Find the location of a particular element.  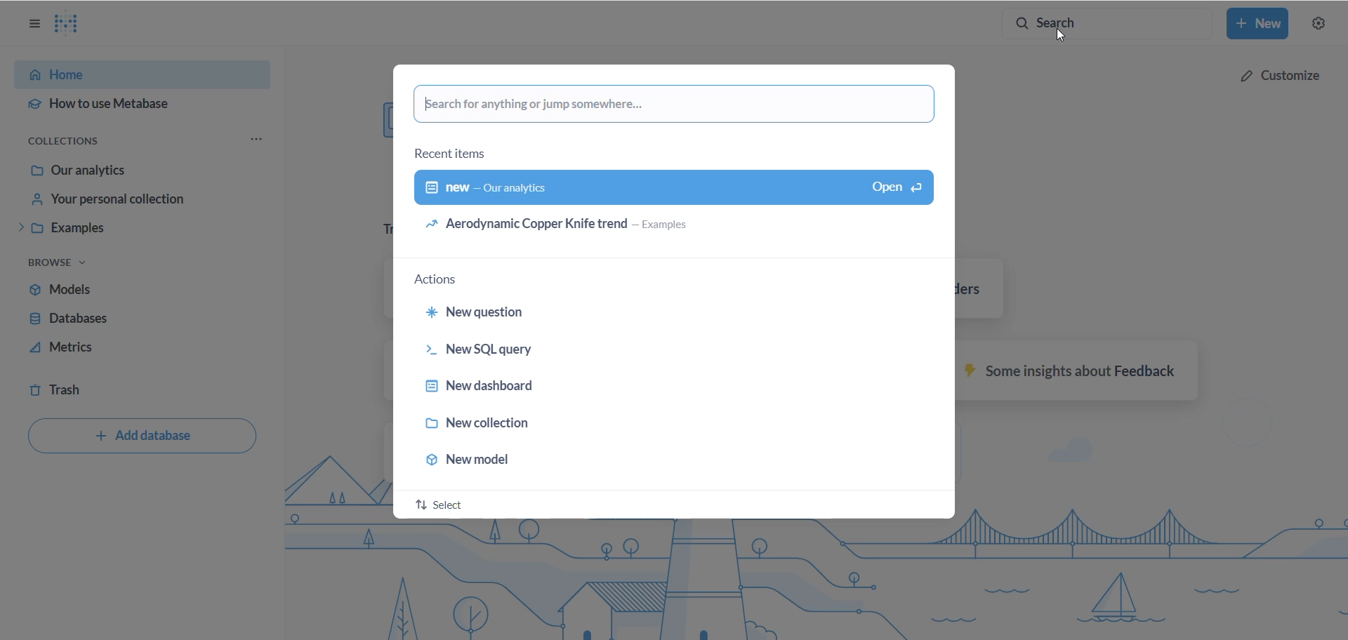

customize is located at coordinates (1279, 75).